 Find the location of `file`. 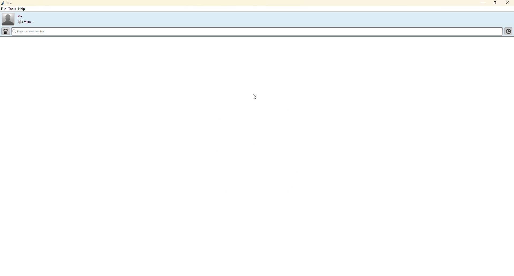

file is located at coordinates (5, 9).